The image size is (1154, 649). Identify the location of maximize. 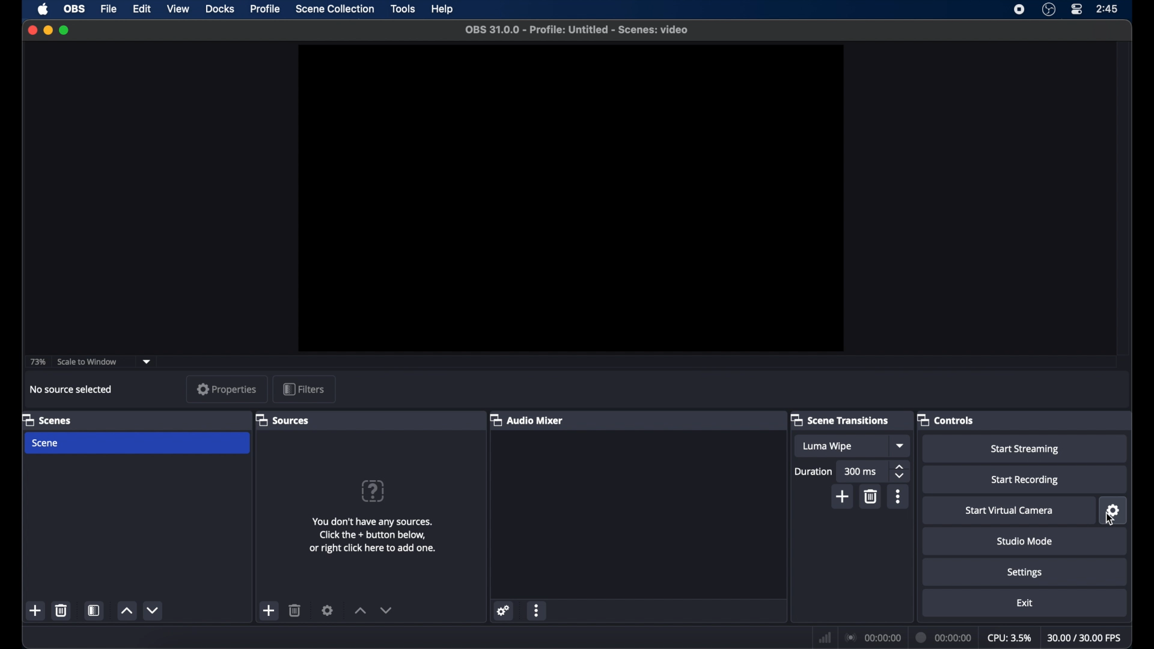
(66, 30).